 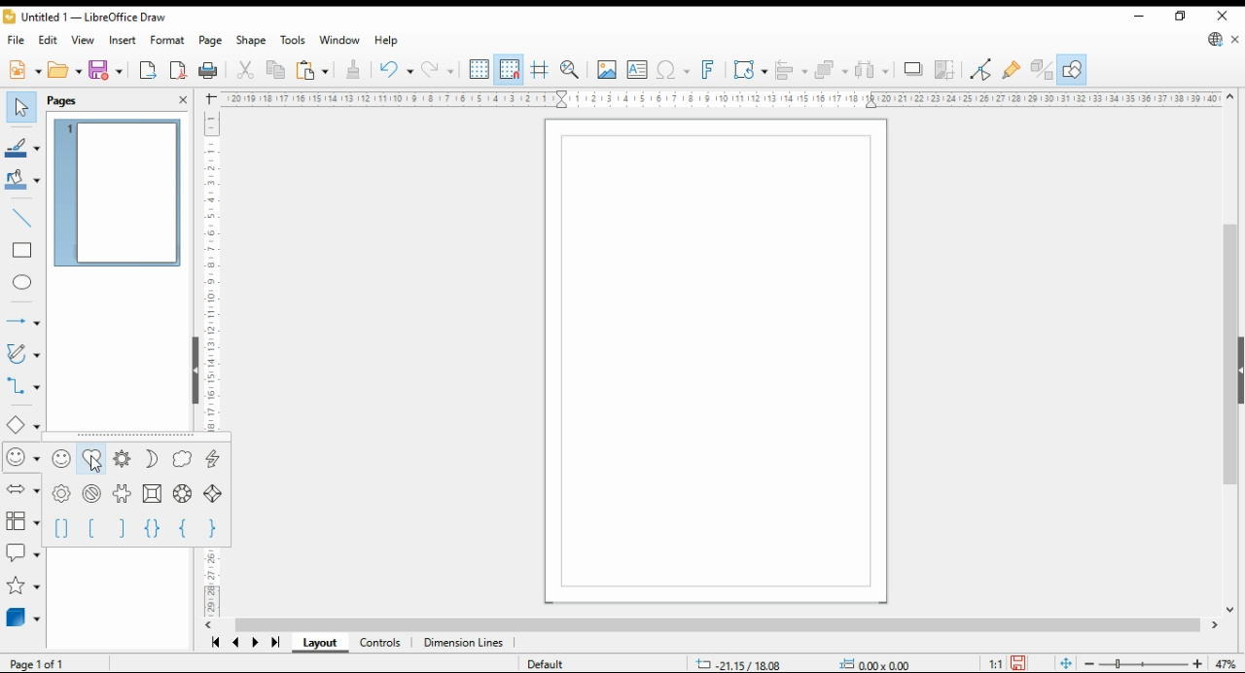 What do you see at coordinates (354, 69) in the screenshot?
I see `close formatting` at bounding box center [354, 69].